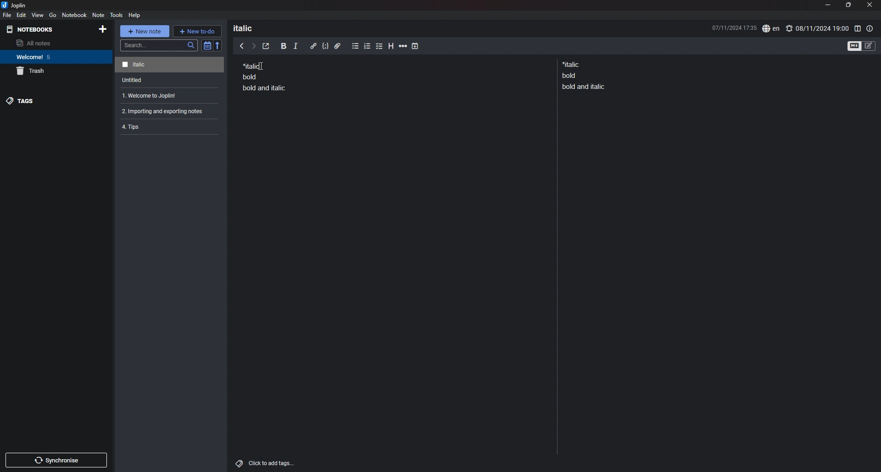 The height and width of the screenshot is (472, 881). Describe the element at coordinates (197, 31) in the screenshot. I see `new todo` at that location.